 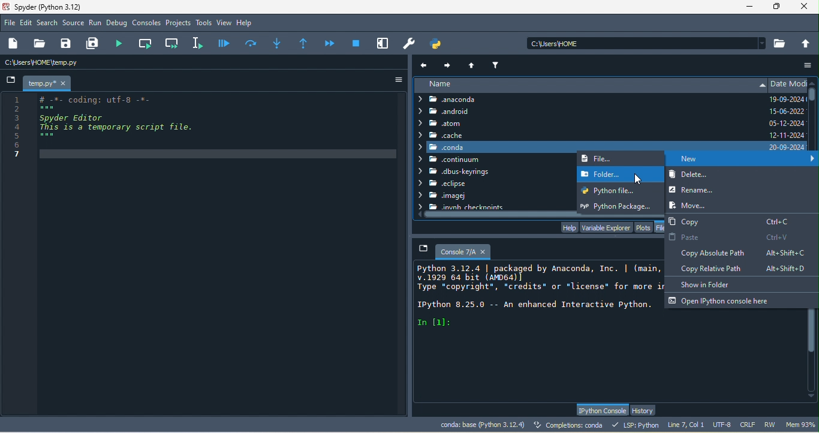 What do you see at coordinates (147, 43) in the screenshot?
I see `run current cell` at bounding box center [147, 43].